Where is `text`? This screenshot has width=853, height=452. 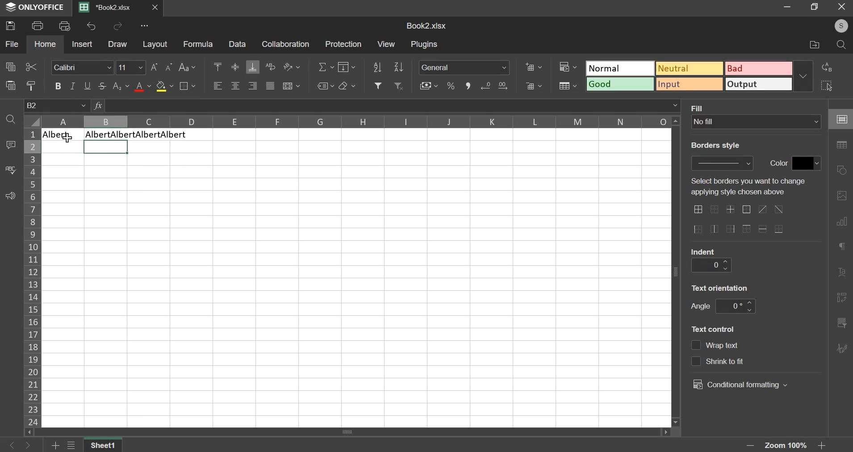 text is located at coordinates (714, 145).